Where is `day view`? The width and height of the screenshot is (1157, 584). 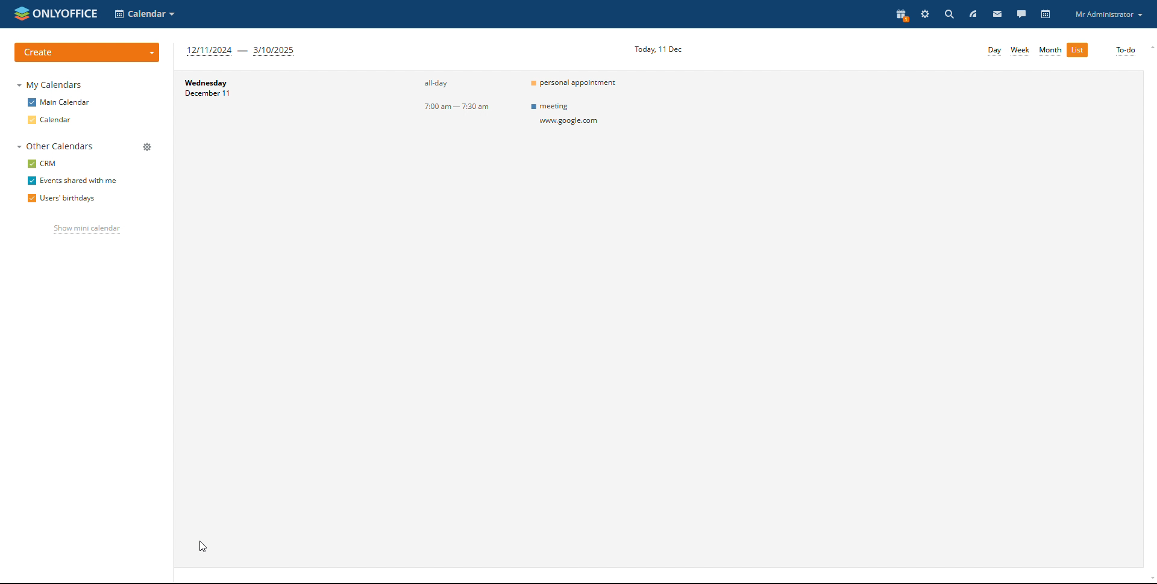 day view is located at coordinates (995, 51).